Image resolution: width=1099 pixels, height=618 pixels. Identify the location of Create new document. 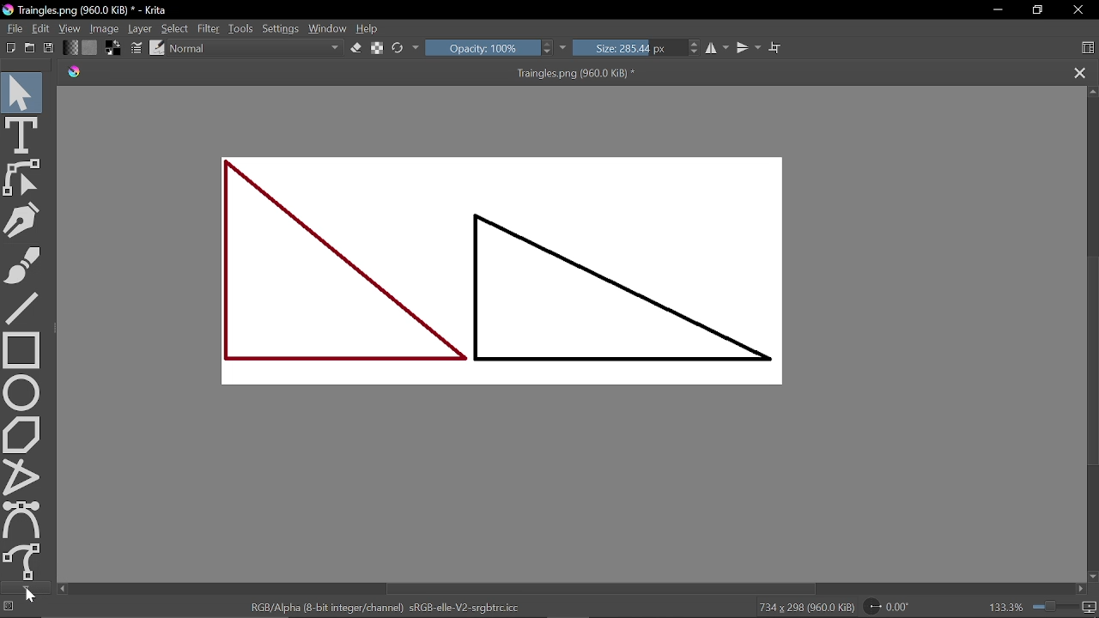
(11, 48).